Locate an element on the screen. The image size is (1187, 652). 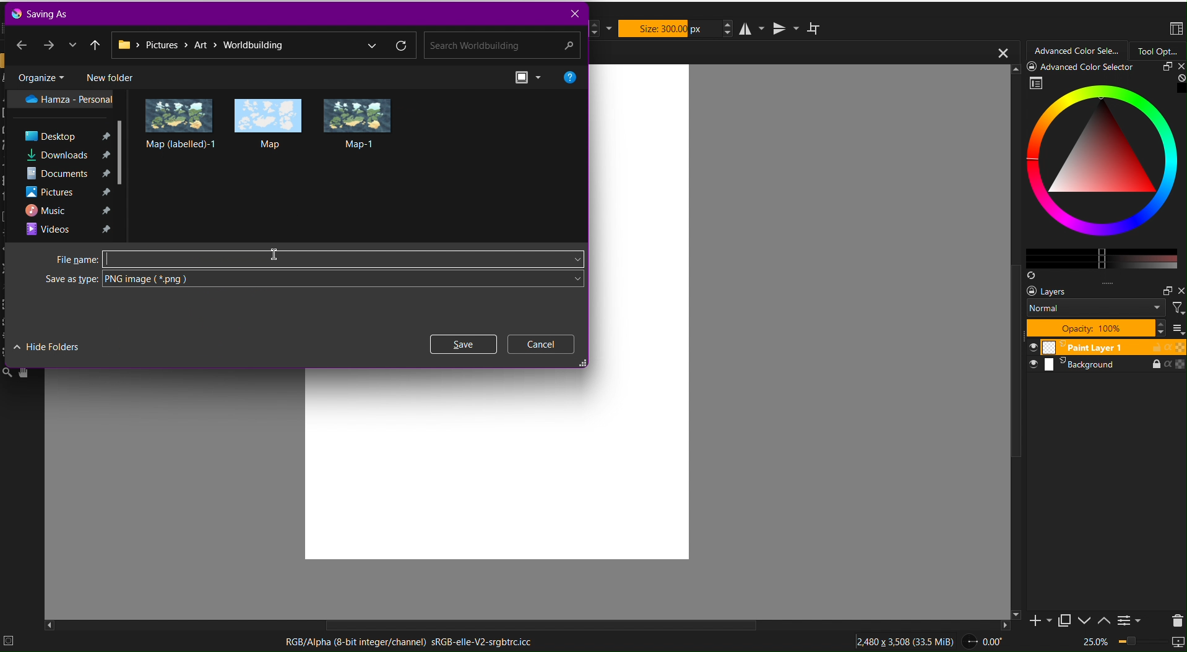
Organize is located at coordinates (40, 76).